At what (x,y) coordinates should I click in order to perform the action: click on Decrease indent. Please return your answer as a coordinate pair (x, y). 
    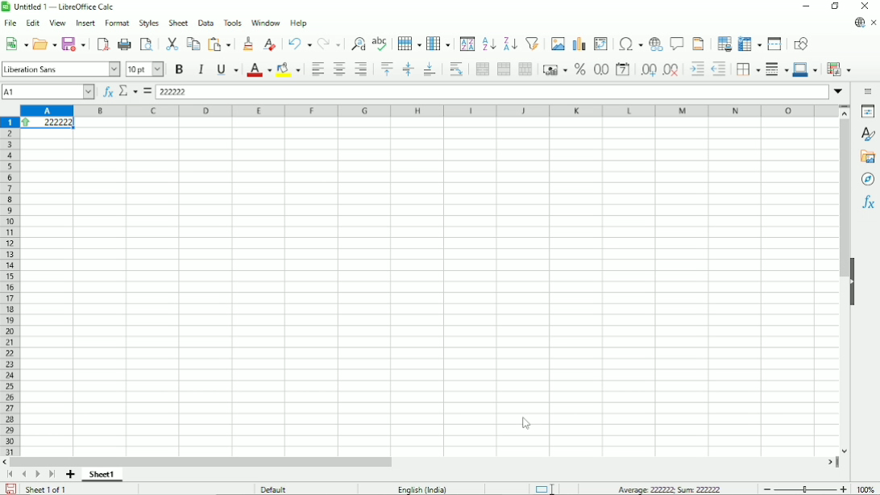
    Looking at the image, I should click on (720, 69).